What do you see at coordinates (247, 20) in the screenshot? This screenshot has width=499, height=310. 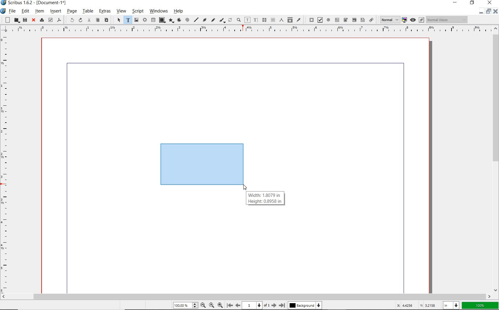 I see `edit contents of frame` at bounding box center [247, 20].